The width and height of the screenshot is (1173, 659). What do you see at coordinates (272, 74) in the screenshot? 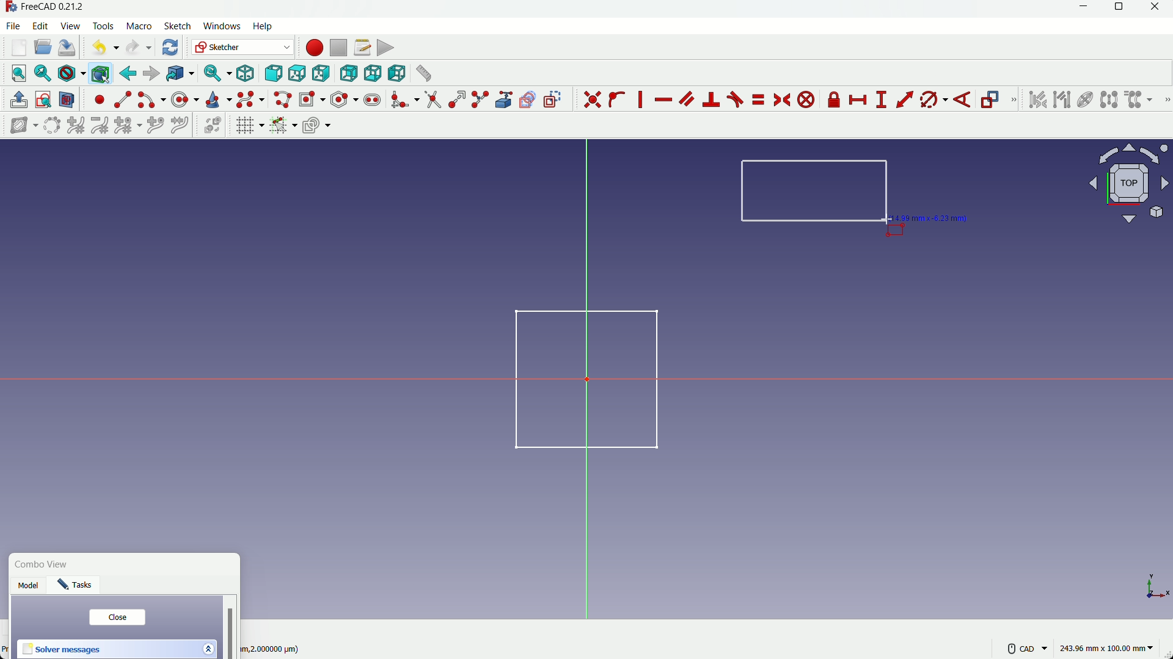
I see `front view` at bounding box center [272, 74].